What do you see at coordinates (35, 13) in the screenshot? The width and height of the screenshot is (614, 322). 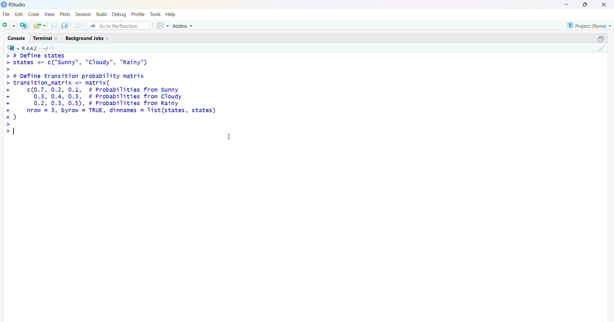 I see `code` at bounding box center [35, 13].